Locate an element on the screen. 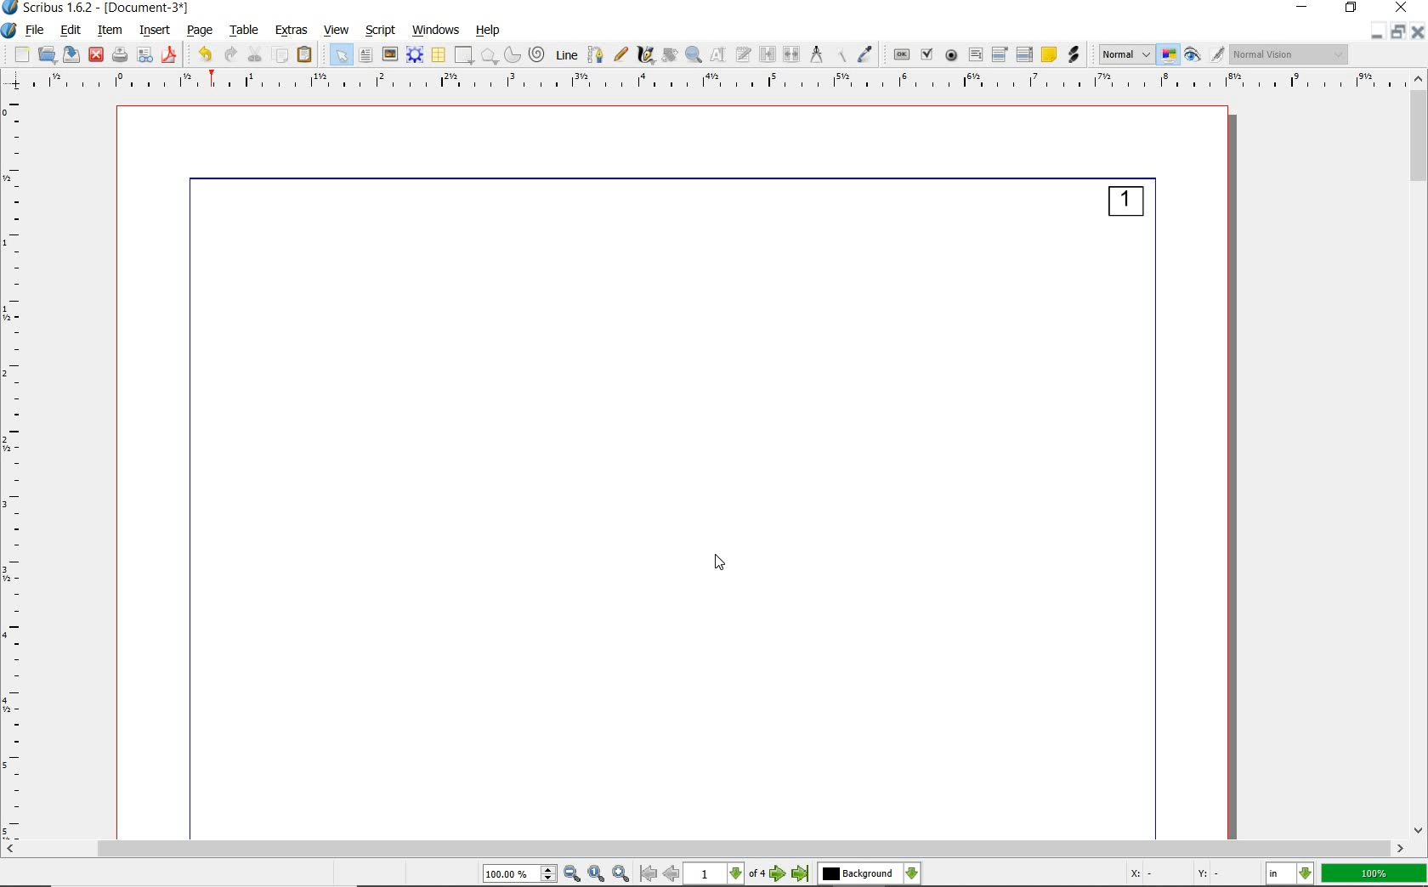 This screenshot has height=887, width=1428. print is located at coordinates (120, 54).